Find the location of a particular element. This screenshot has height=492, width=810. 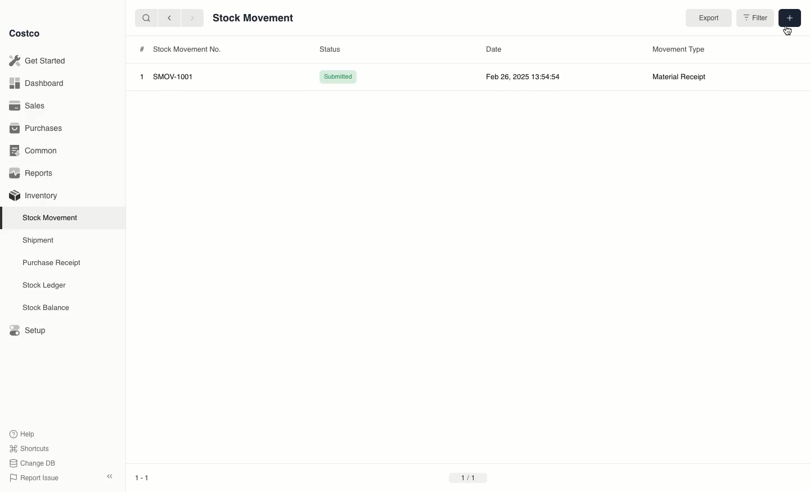

Feb 26, 2025 13:54:54 is located at coordinates (521, 77).